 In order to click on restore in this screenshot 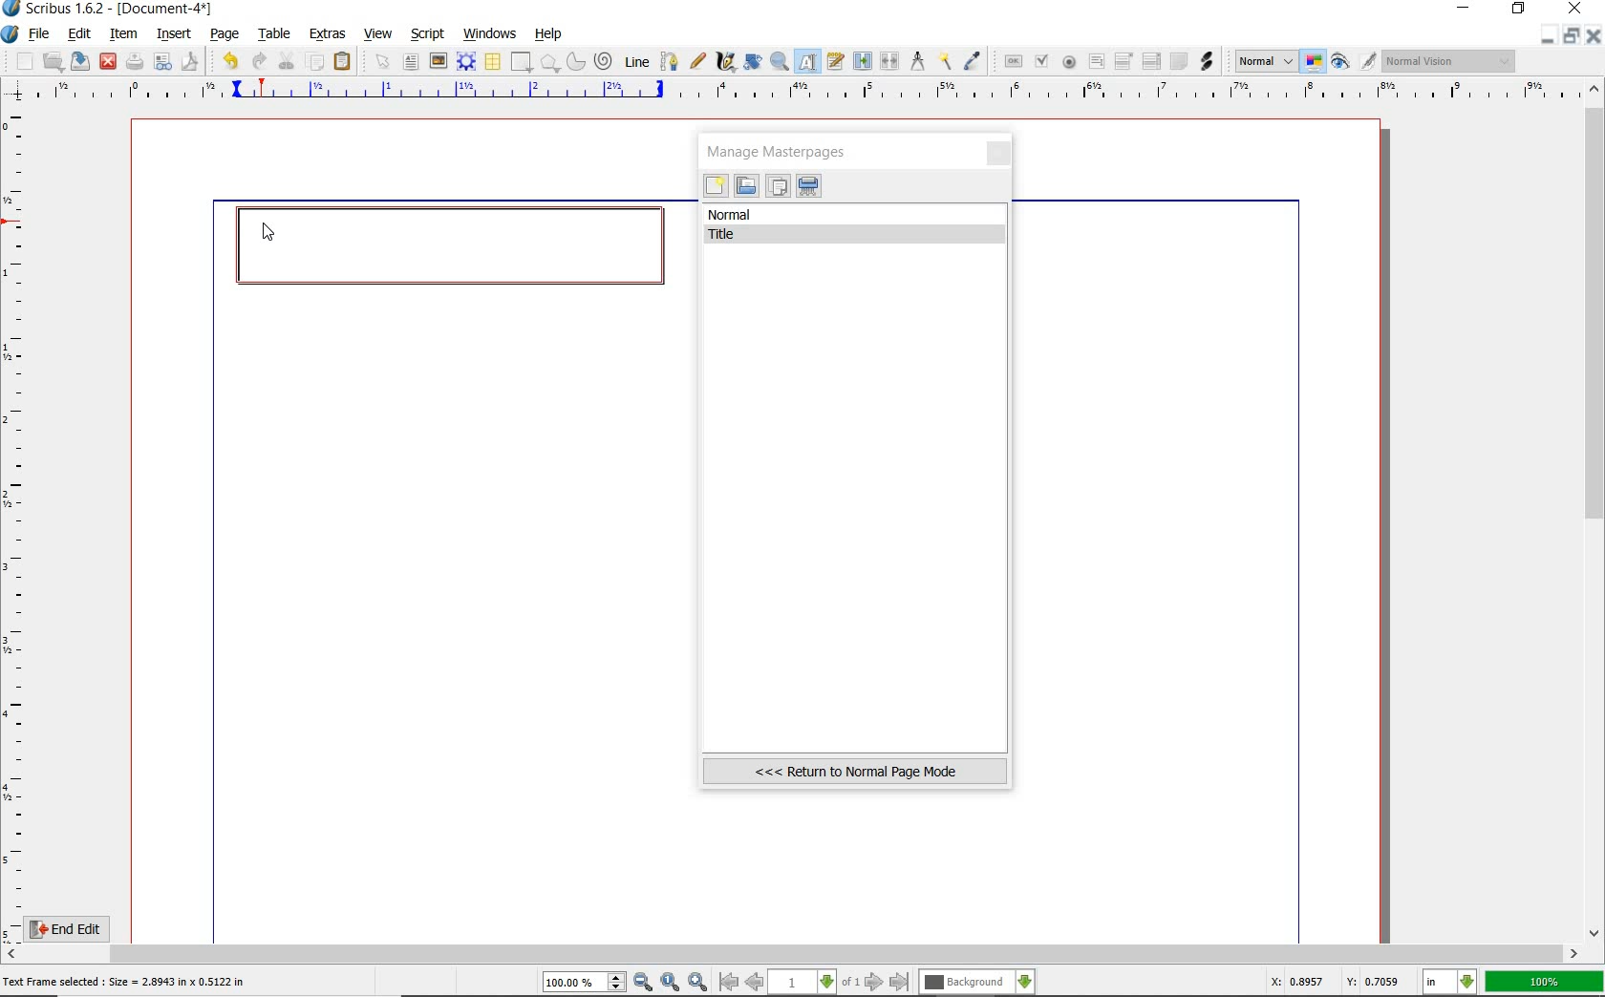, I will do `click(1520, 11)`.